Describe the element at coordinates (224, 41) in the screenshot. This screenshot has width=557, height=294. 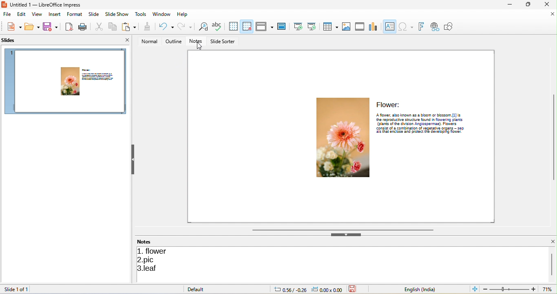
I see `slide sorter` at that location.